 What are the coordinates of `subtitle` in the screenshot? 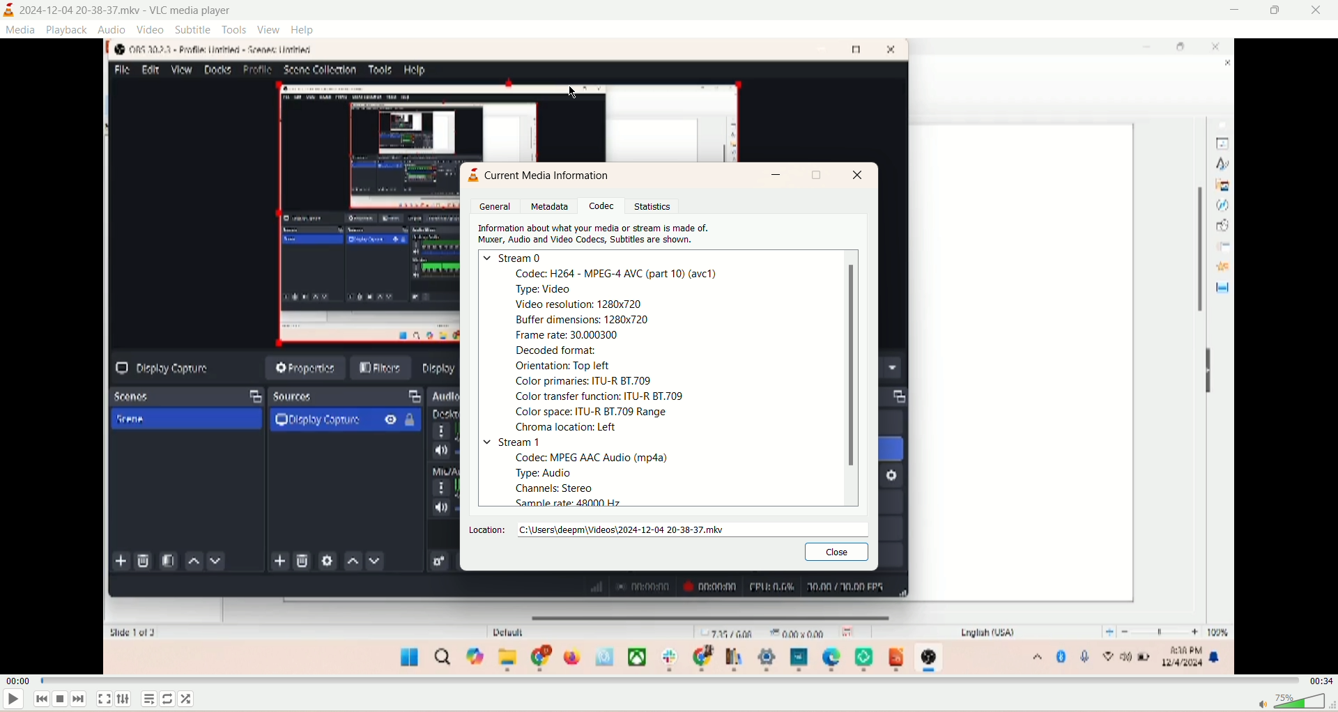 It's located at (193, 29).